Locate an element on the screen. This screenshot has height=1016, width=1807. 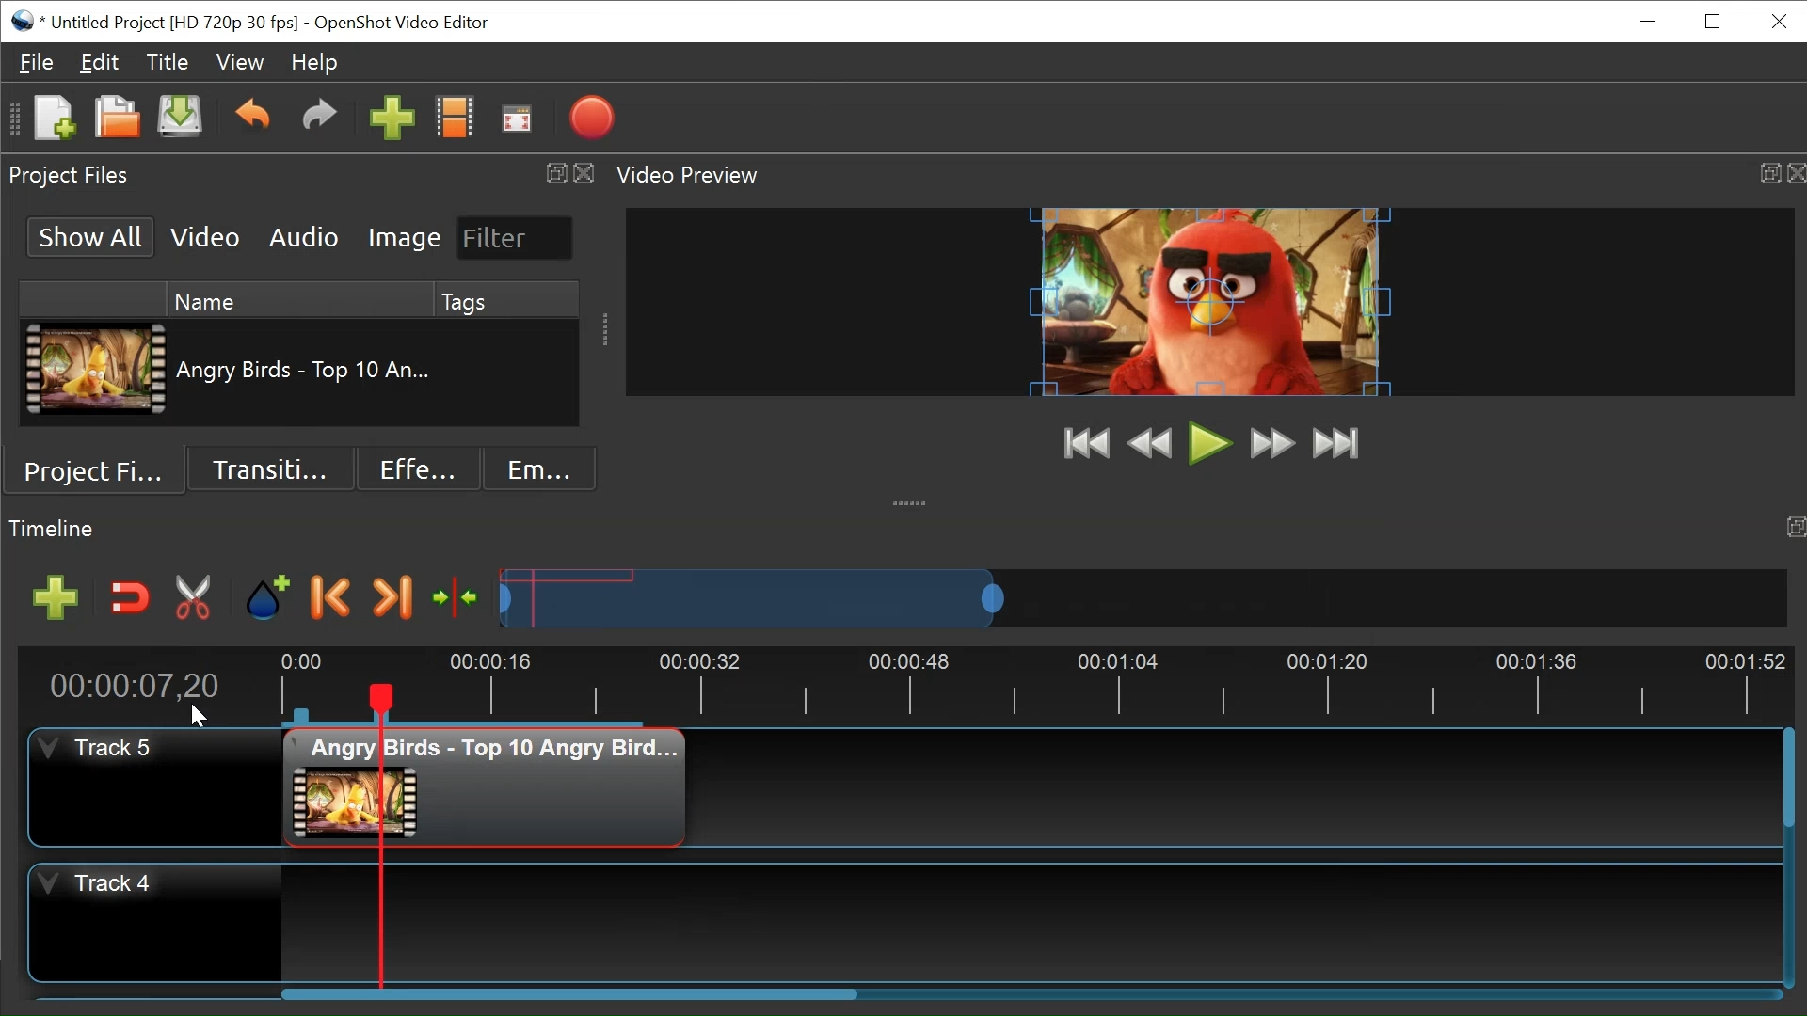
Horizontal Scroll bar is located at coordinates (568, 994).